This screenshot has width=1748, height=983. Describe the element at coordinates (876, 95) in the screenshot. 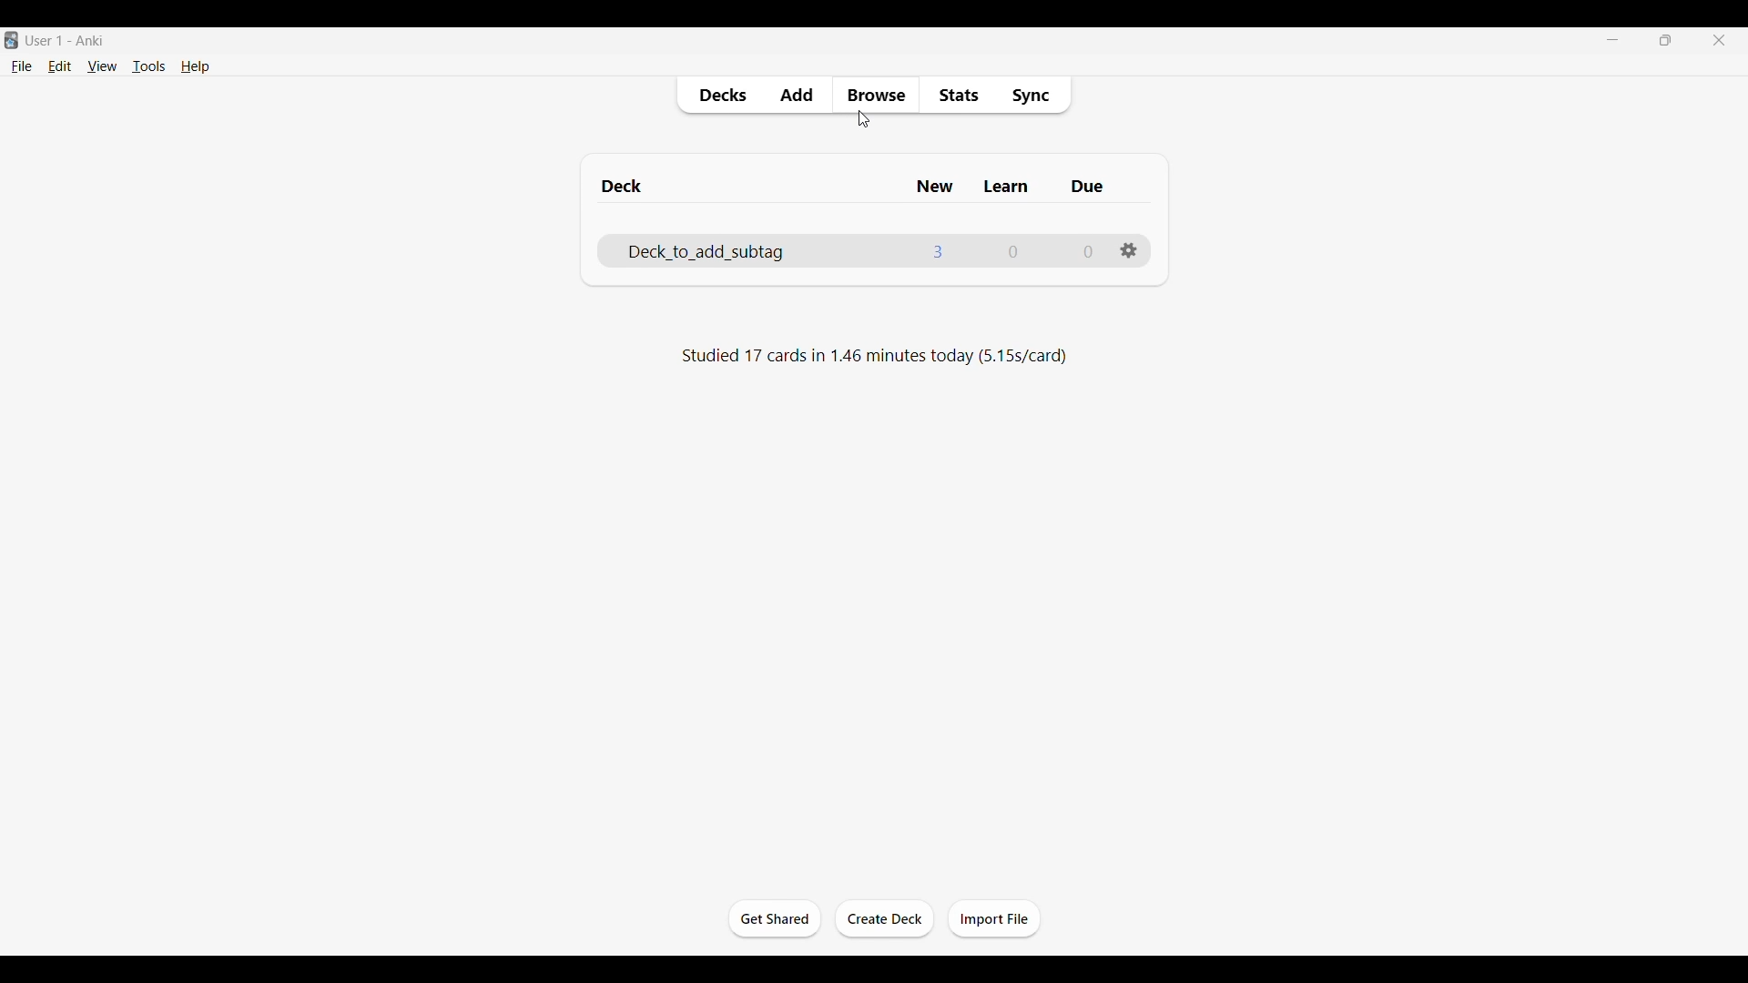

I see `Browse` at that location.